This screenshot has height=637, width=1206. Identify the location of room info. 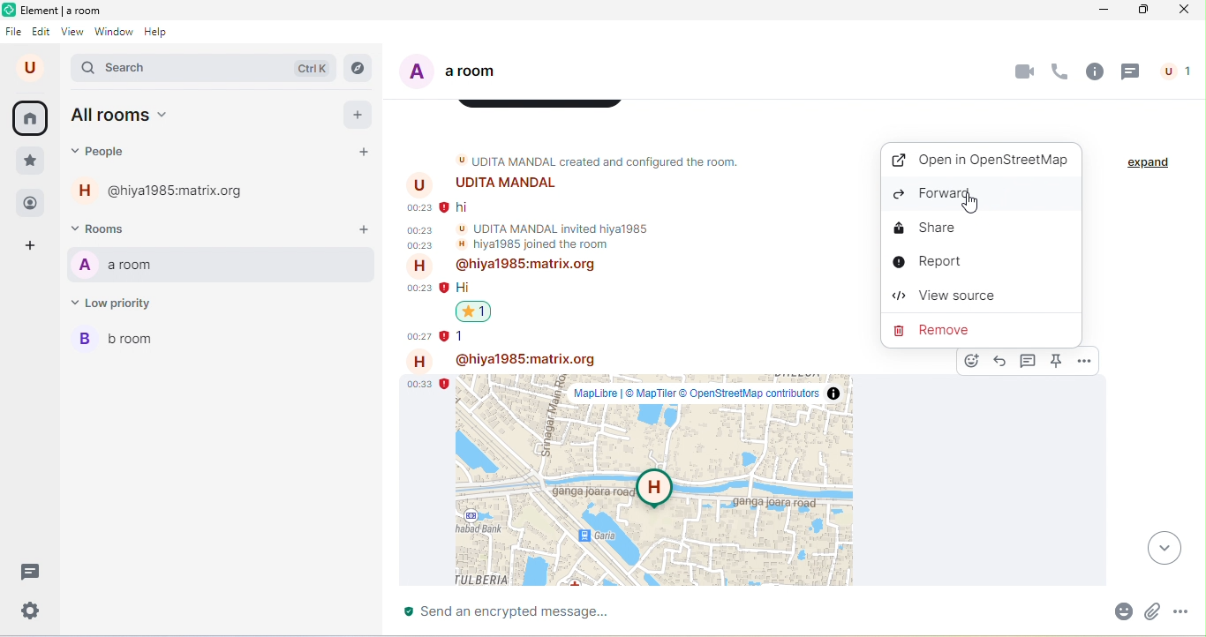
(1096, 71).